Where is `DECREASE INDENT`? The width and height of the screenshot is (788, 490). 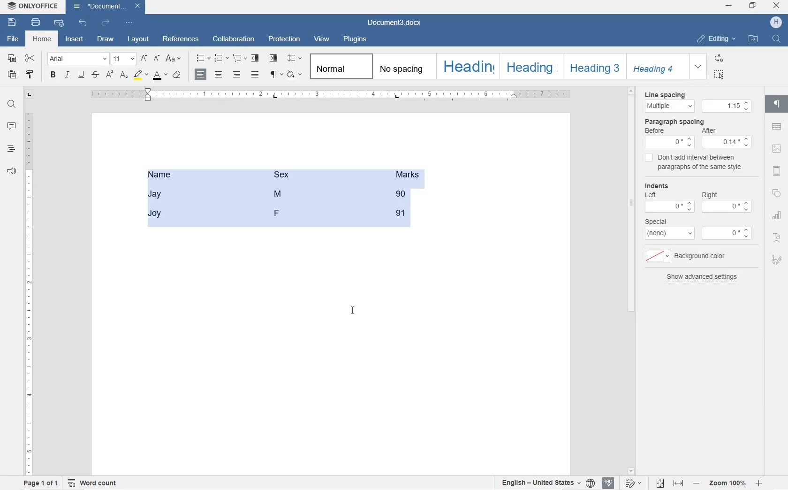
DECREASE INDENT is located at coordinates (255, 58).